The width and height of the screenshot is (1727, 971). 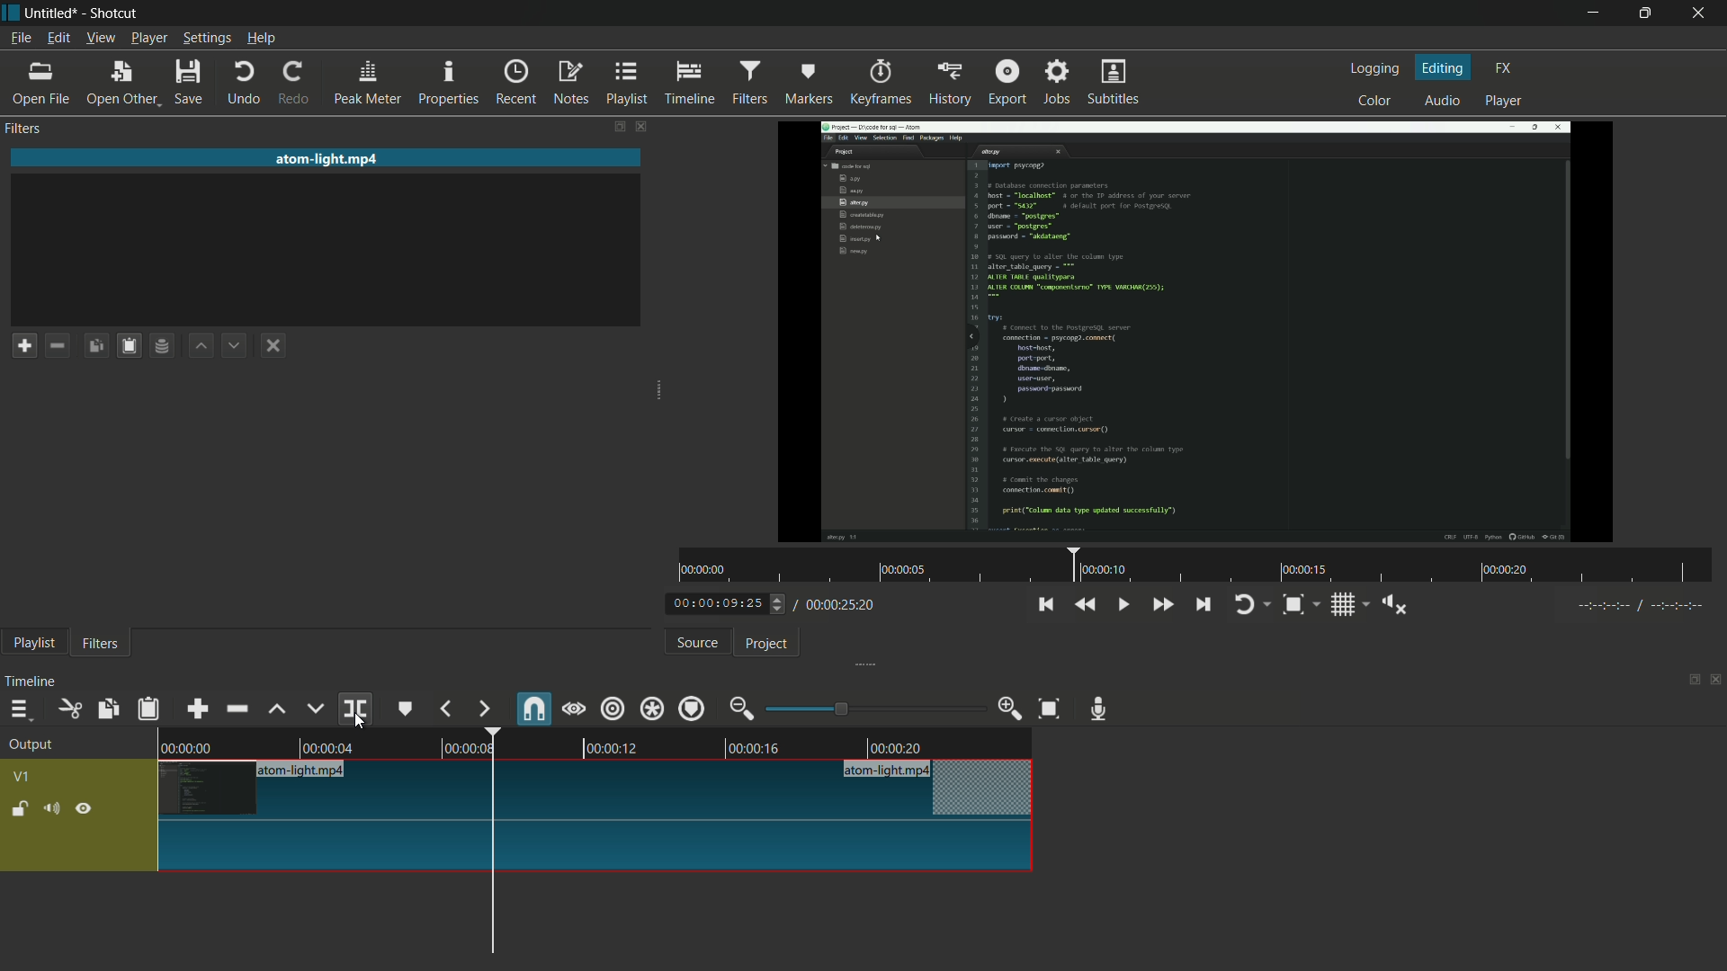 I want to click on cursor, so click(x=359, y=721).